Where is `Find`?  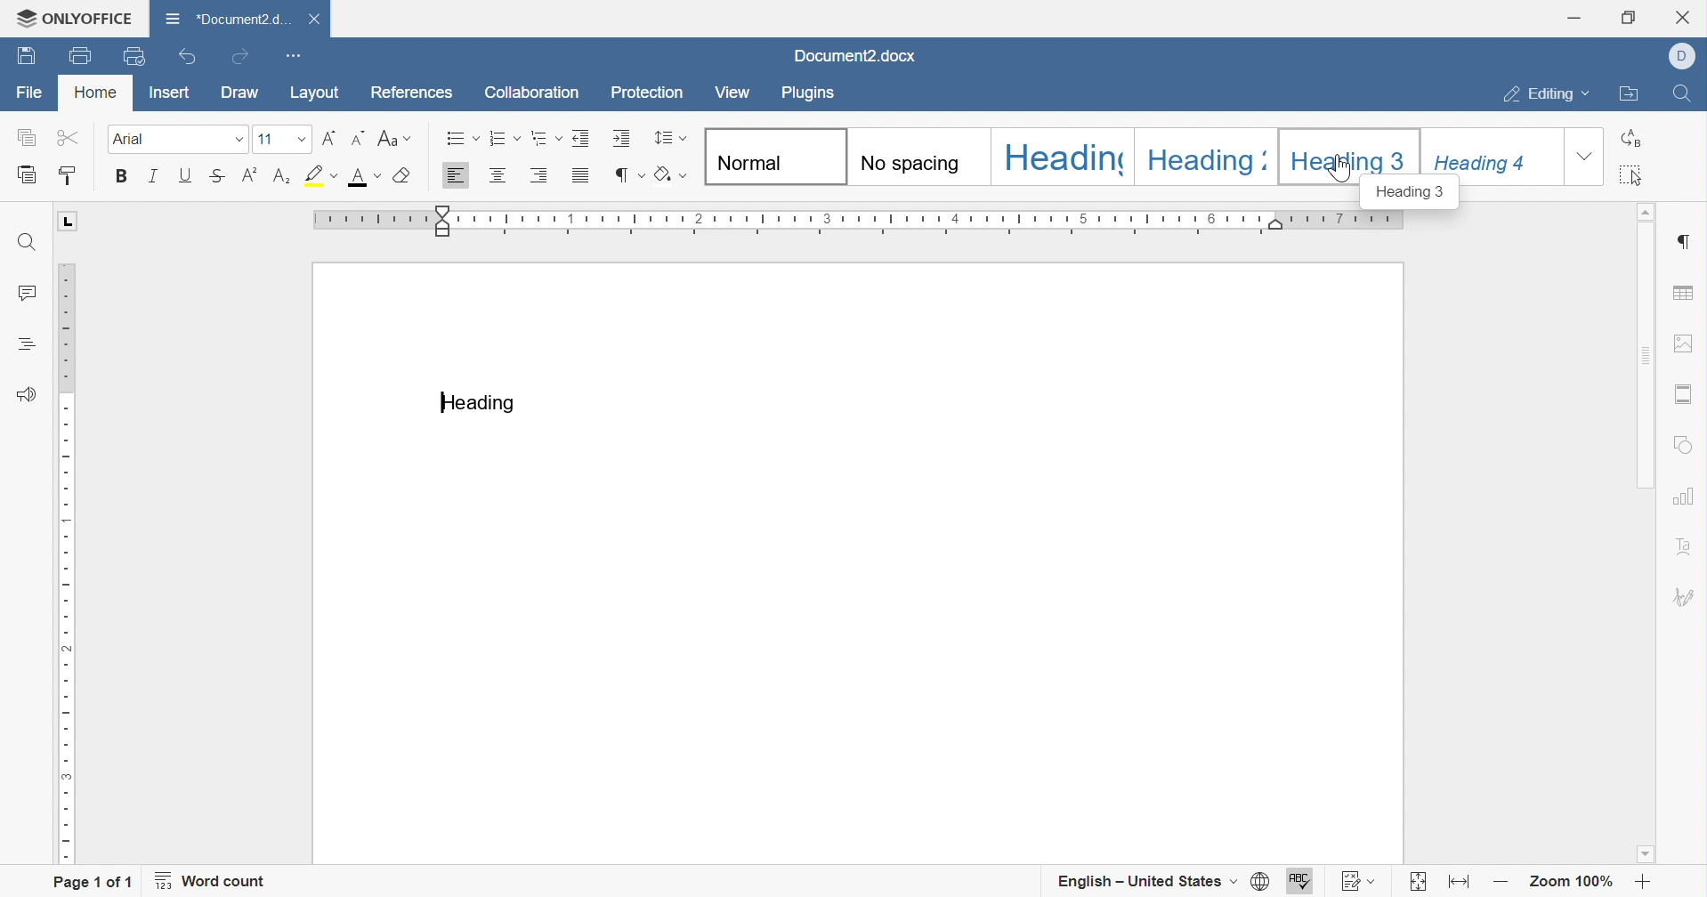 Find is located at coordinates (28, 244).